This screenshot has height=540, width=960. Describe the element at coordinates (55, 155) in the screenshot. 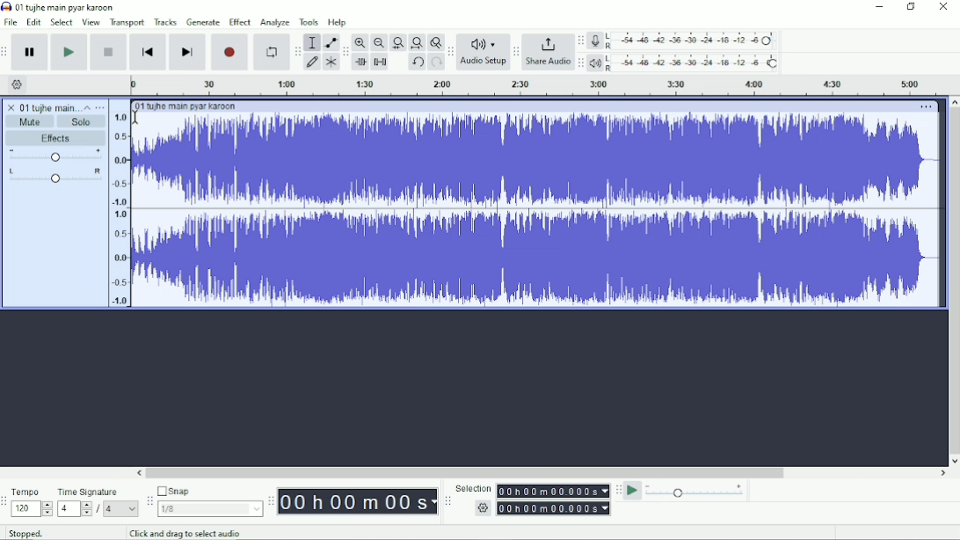

I see `Volume` at that location.